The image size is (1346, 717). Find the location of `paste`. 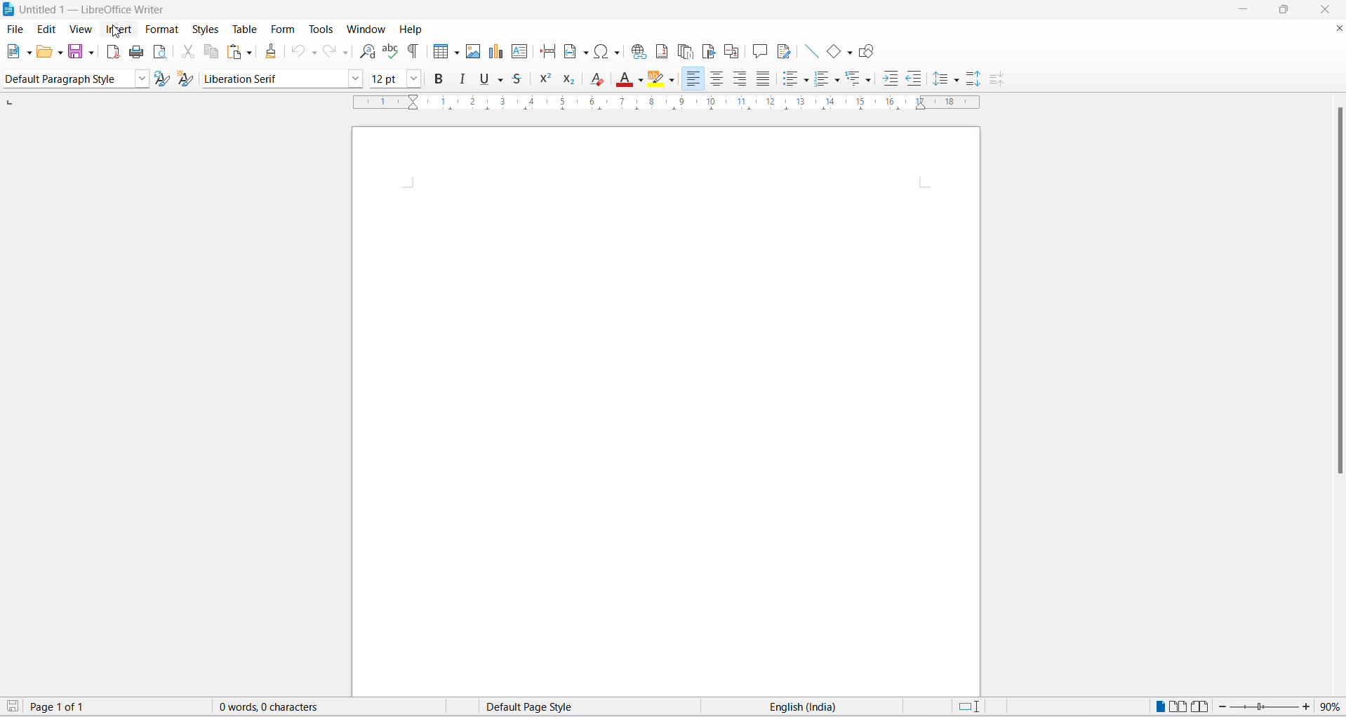

paste is located at coordinates (232, 53).